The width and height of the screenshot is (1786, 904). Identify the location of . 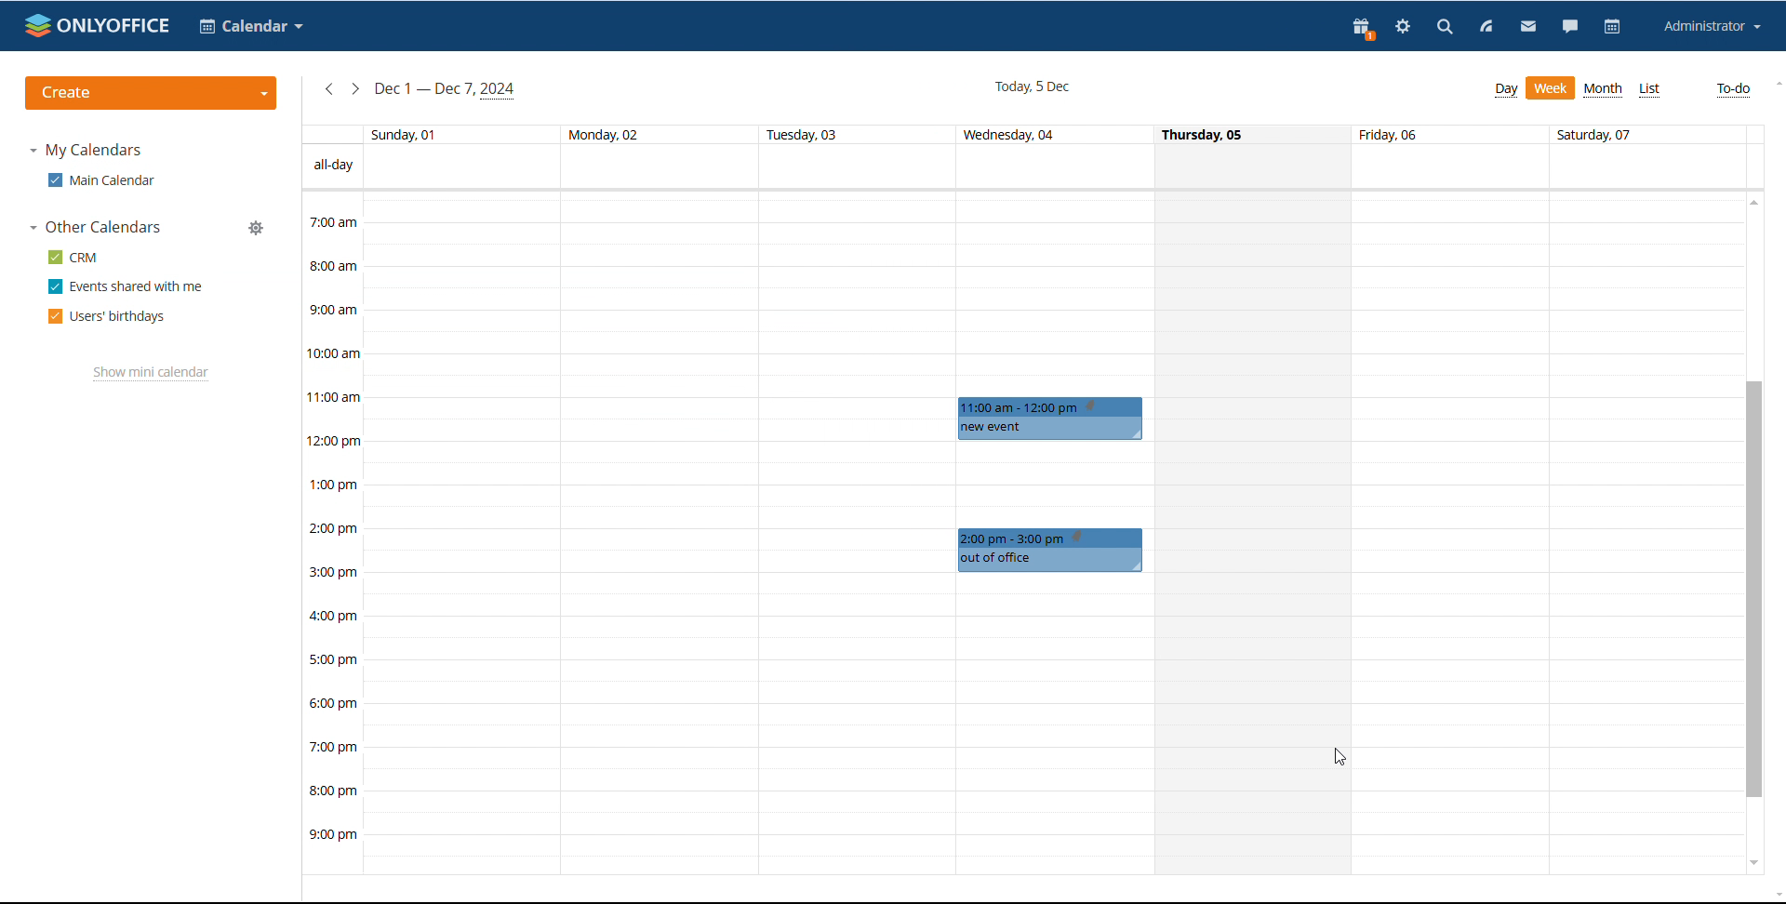
(1052, 551).